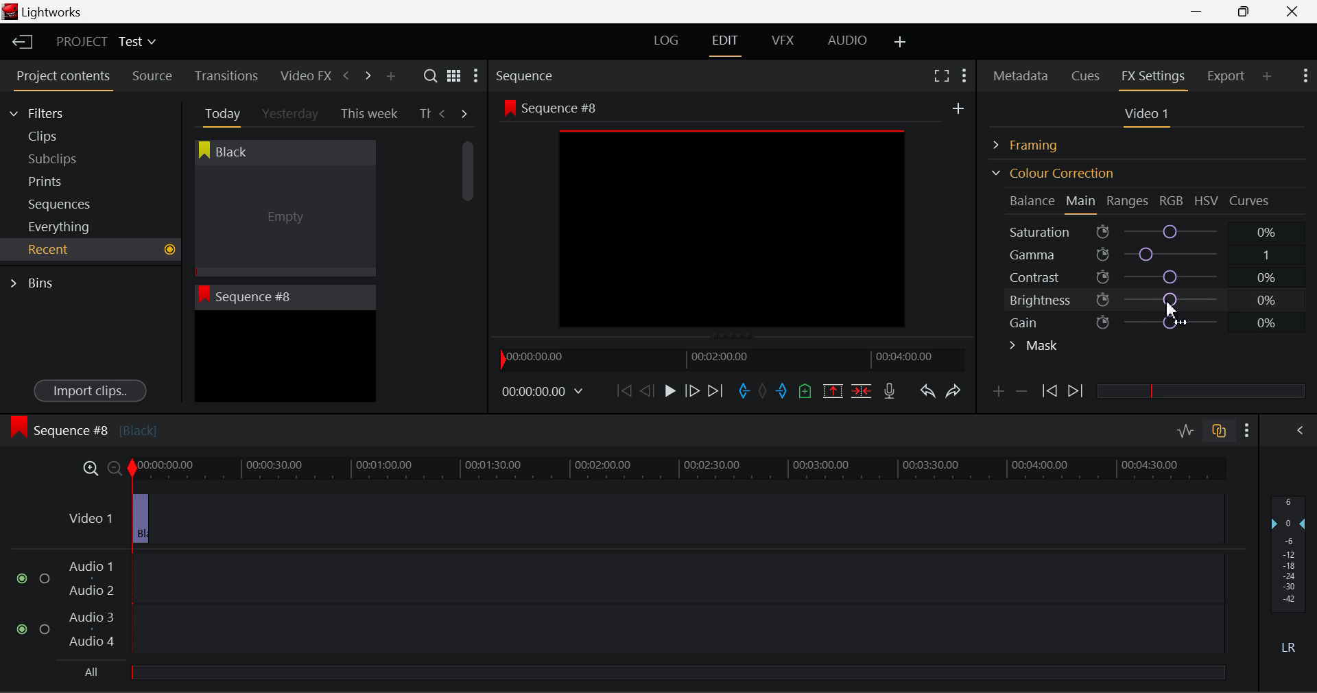 The width and height of the screenshot is (1317, 693). Describe the element at coordinates (953, 390) in the screenshot. I see `Redo` at that location.